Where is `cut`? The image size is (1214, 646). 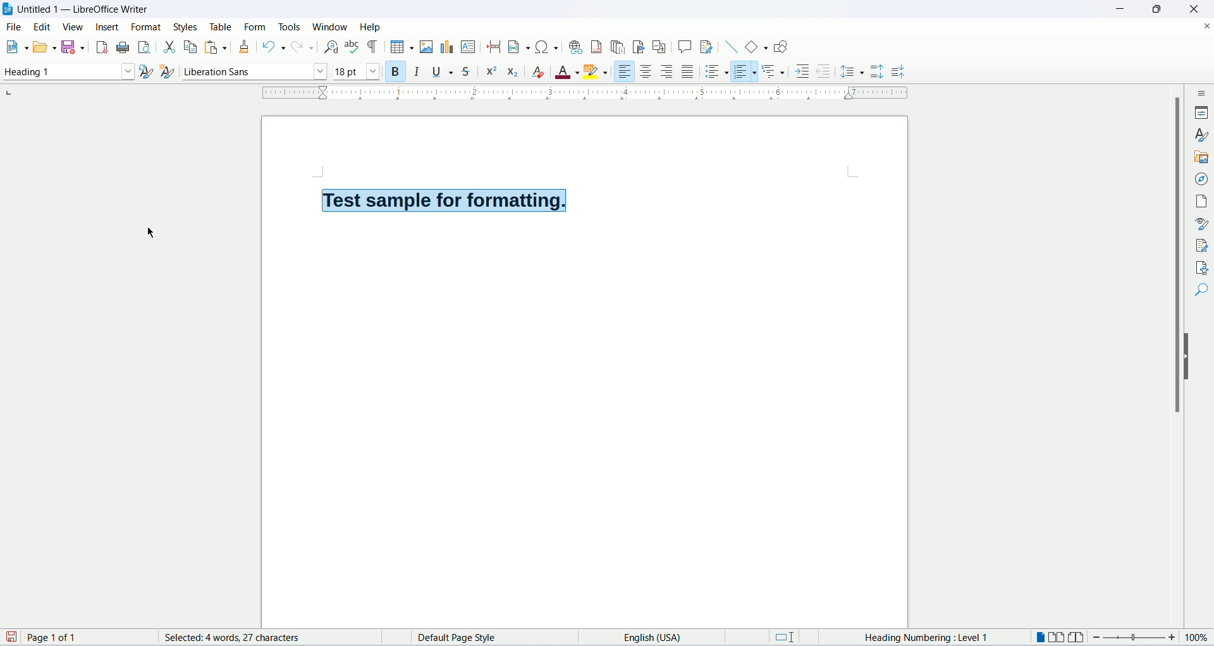 cut is located at coordinates (168, 46).